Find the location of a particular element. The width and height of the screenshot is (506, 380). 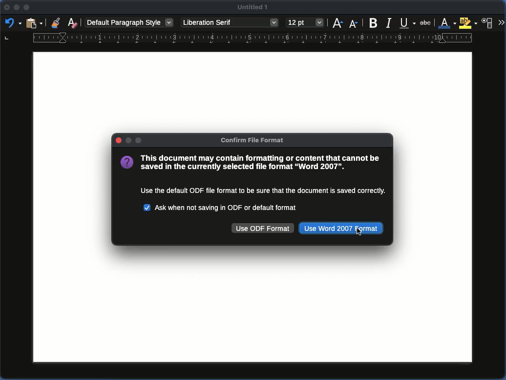

Size decrease is located at coordinates (354, 22).